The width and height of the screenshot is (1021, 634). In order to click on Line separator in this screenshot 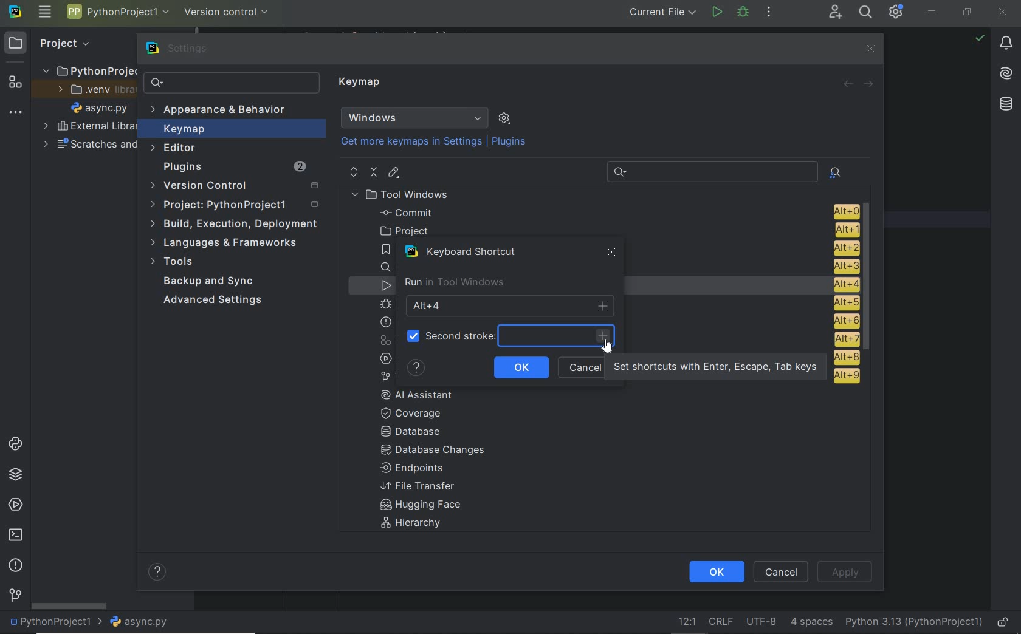, I will do `click(720, 622)`.